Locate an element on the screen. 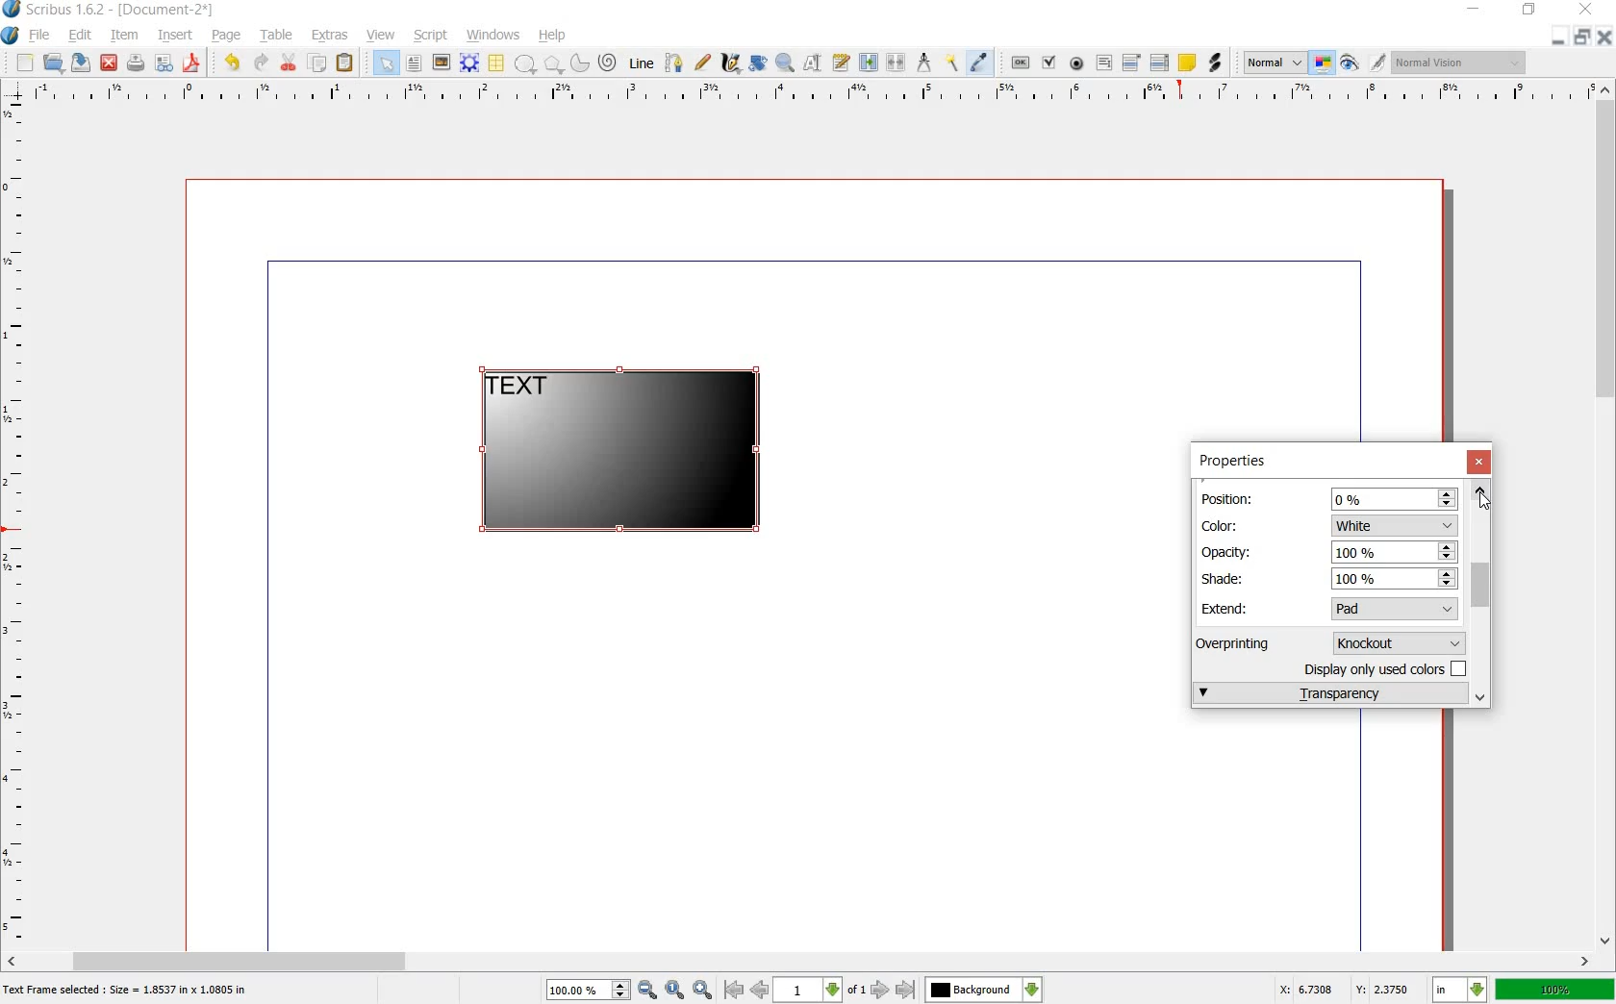  extras is located at coordinates (330, 36).